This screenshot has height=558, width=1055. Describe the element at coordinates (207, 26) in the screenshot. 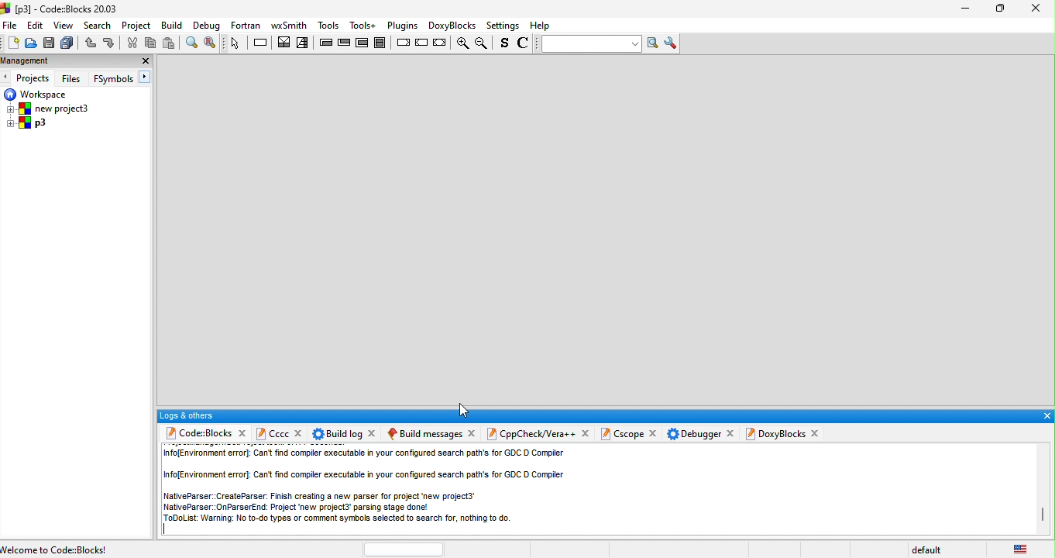

I see `Debug` at that location.